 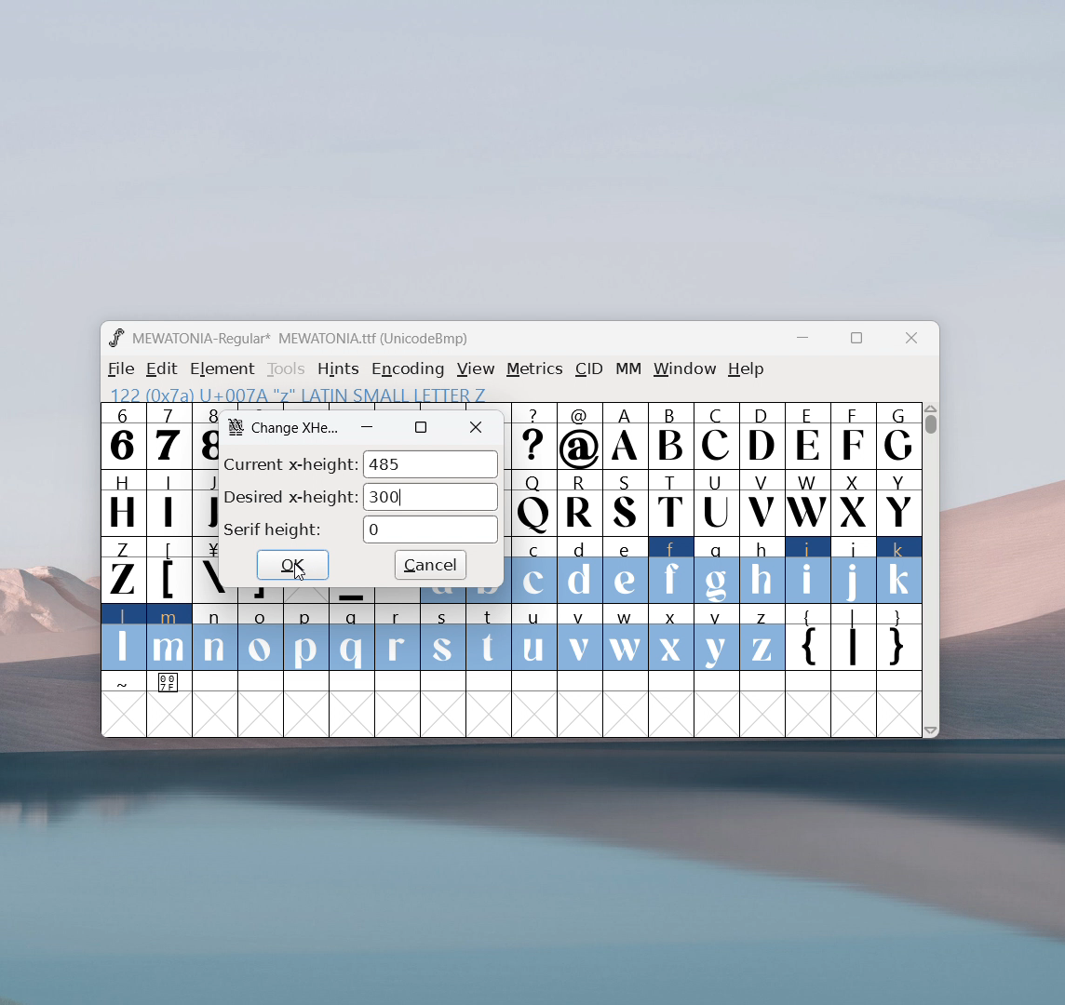 What do you see at coordinates (670, 436) in the screenshot?
I see `B` at bounding box center [670, 436].